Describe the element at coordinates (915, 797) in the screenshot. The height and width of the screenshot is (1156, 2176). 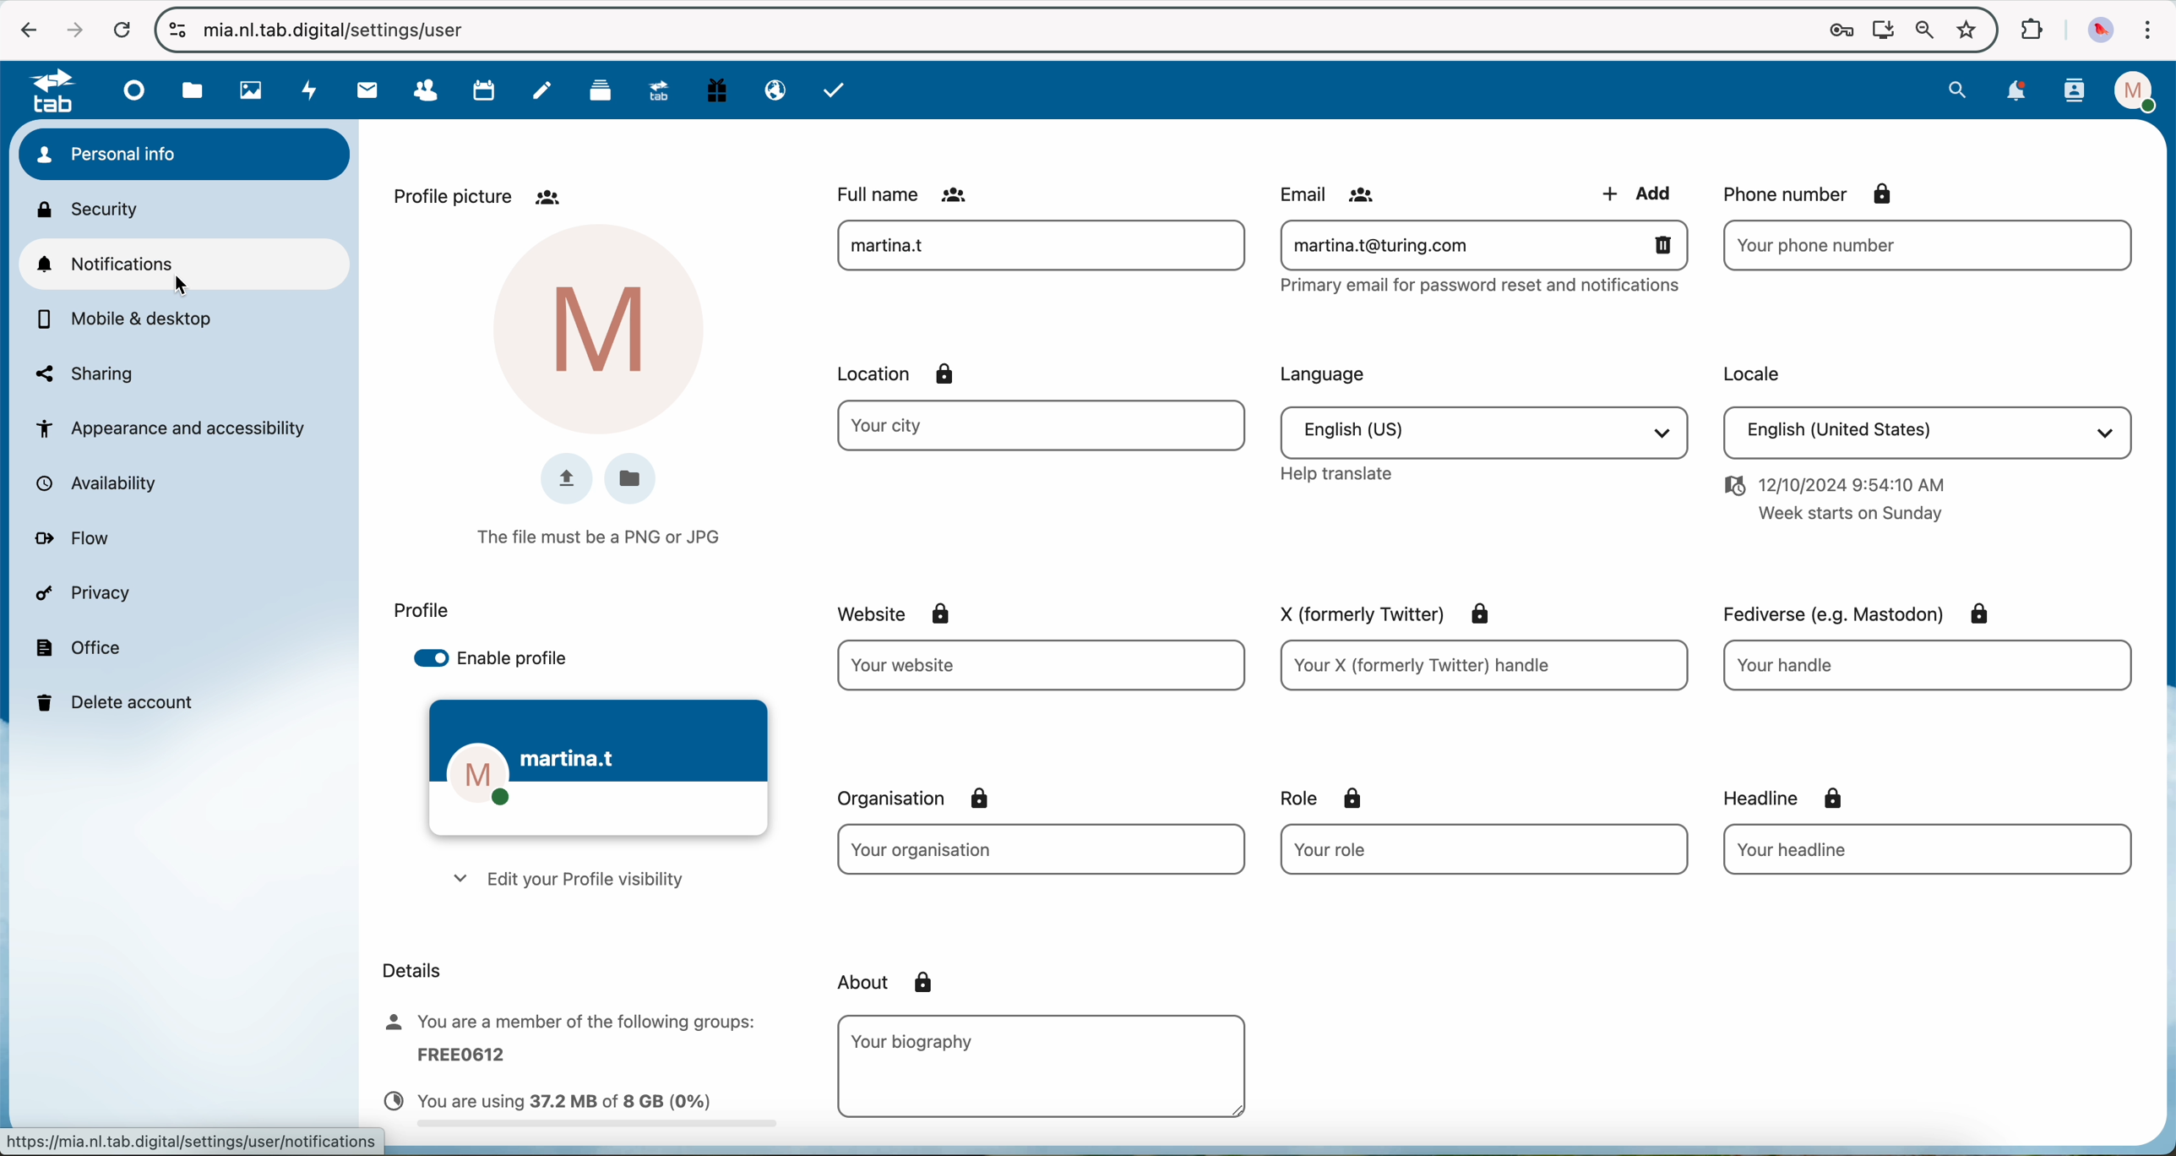
I see `organisation` at that location.